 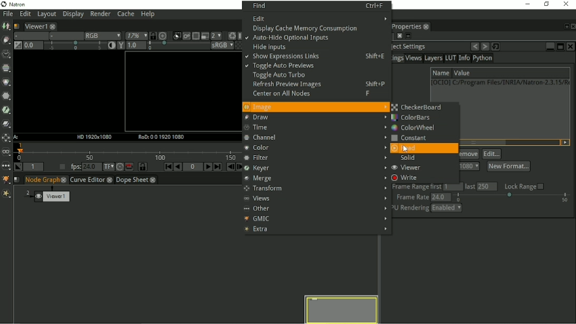 I want to click on Preview, so click(x=342, y=309).